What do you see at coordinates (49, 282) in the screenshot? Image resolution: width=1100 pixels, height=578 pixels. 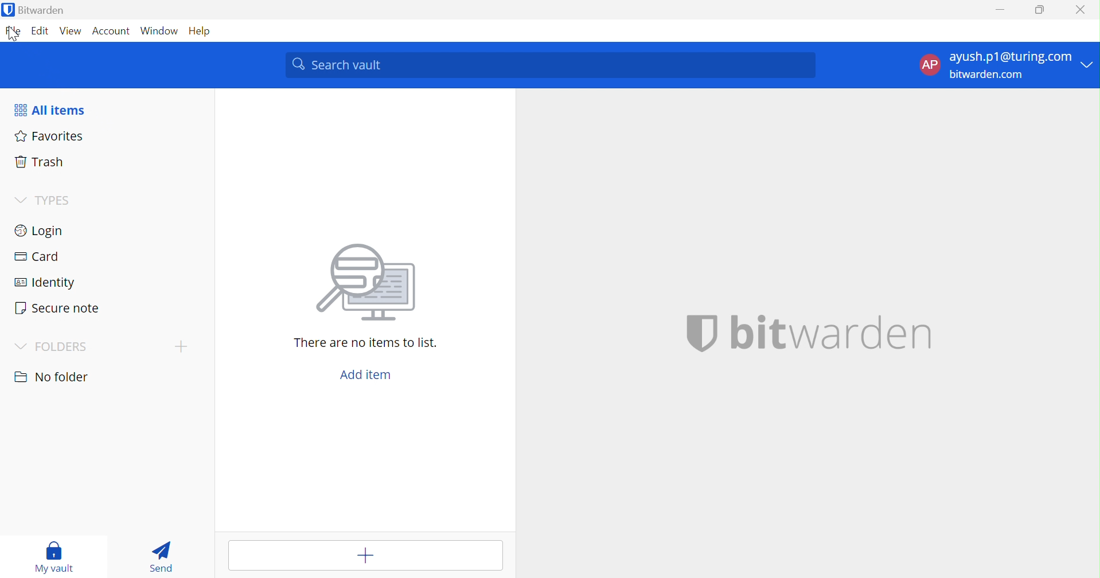 I see `Identity` at bounding box center [49, 282].